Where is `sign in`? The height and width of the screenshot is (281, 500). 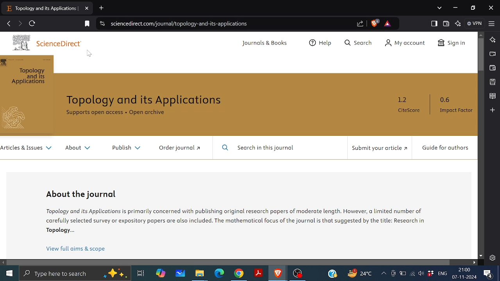 sign in is located at coordinates (452, 43).